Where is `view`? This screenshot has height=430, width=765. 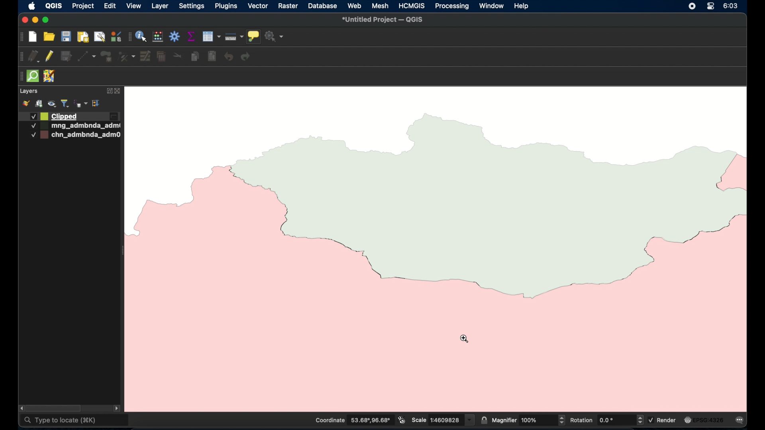 view is located at coordinates (134, 6).